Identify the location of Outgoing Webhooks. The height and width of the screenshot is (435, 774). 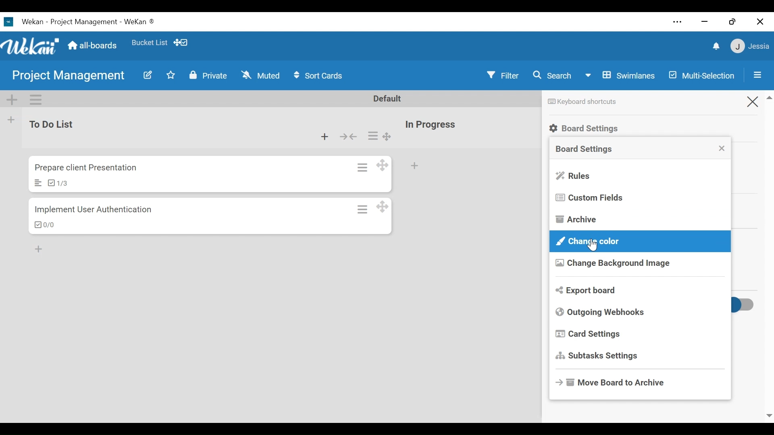
(601, 312).